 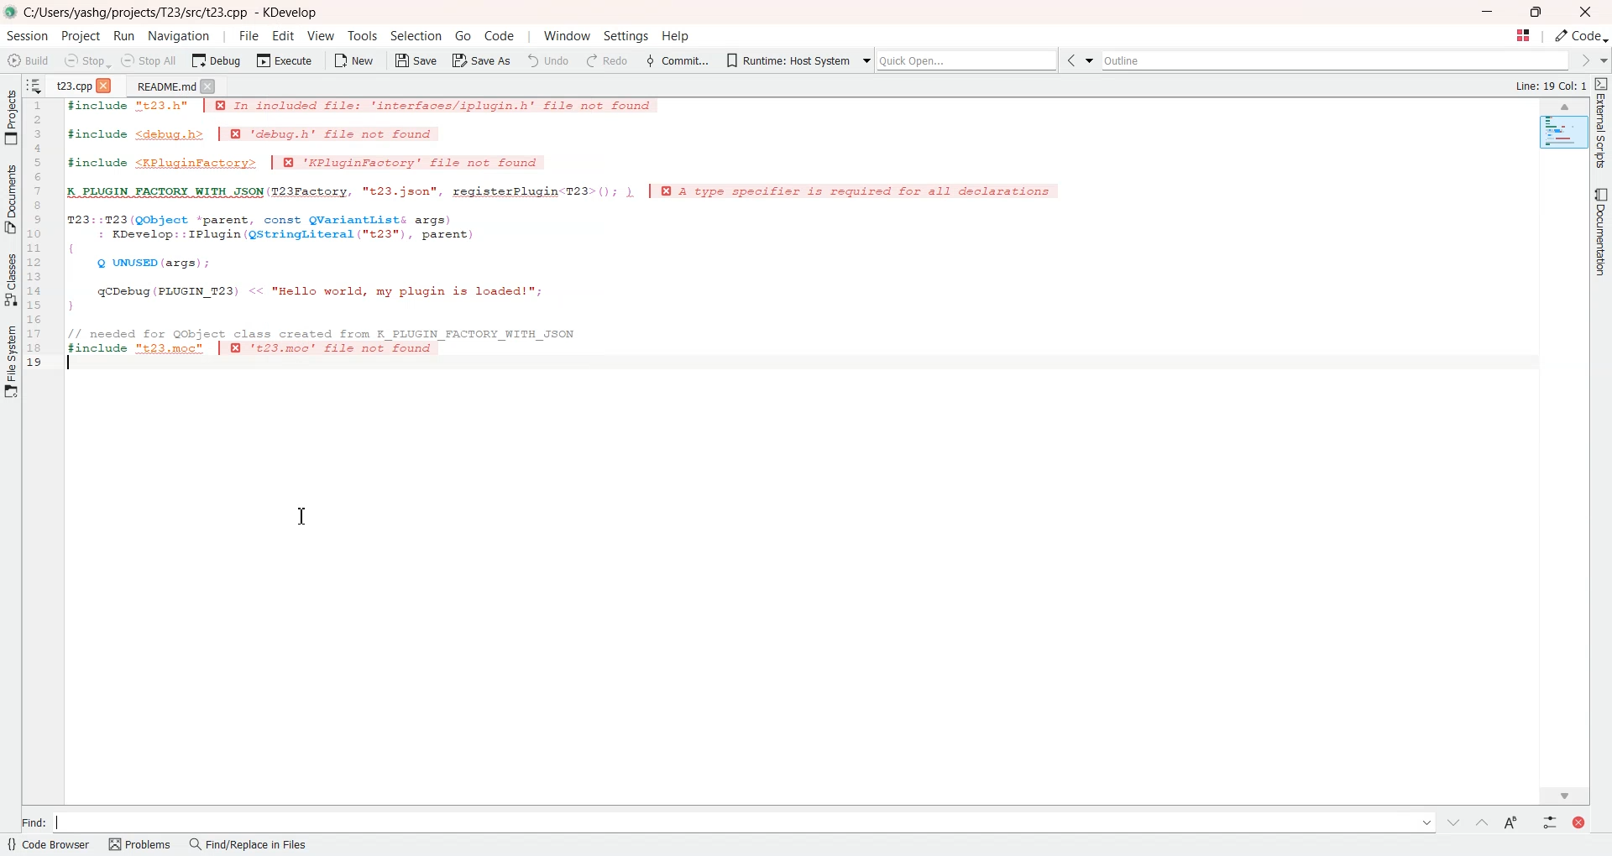 What do you see at coordinates (249, 35) in the screenshot?
I see `File` at bounding box center [249, 35].